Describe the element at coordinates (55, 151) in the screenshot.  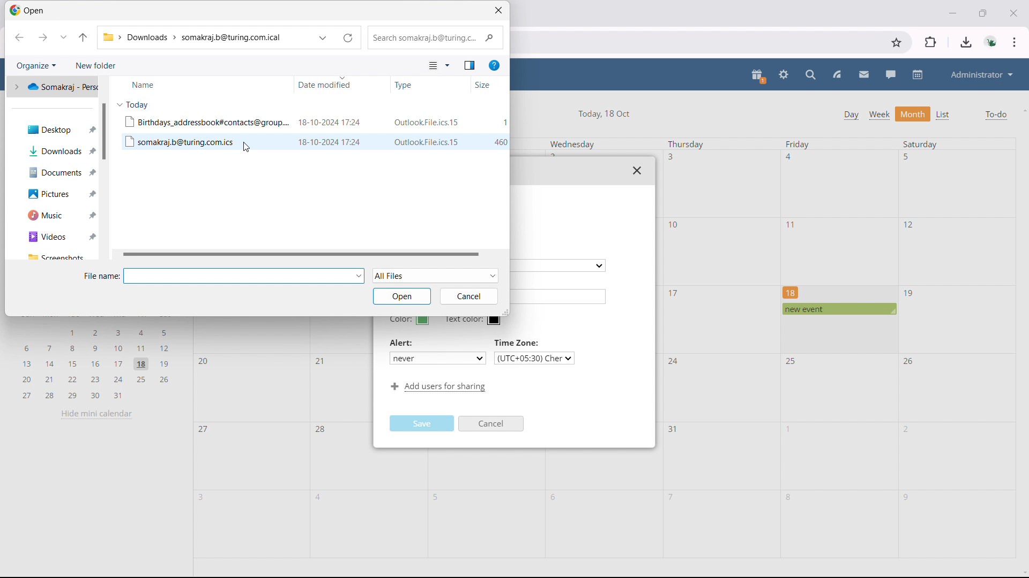
I see `Downloads` at that location.